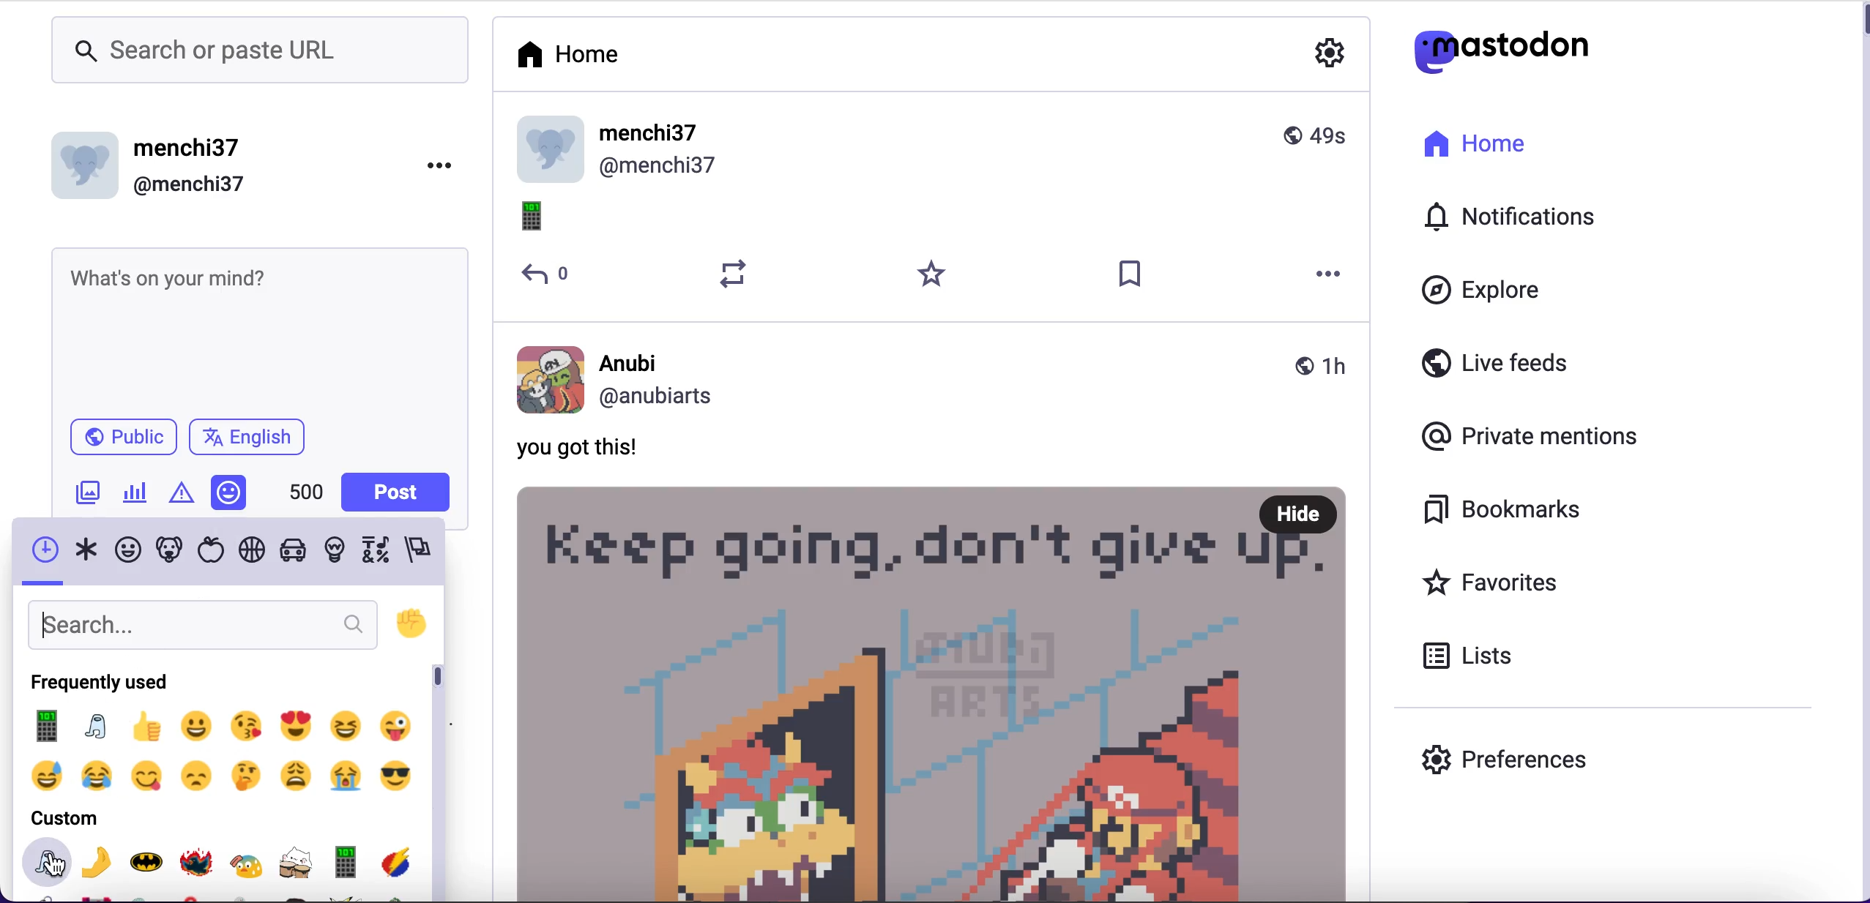 Image resolution: width=1870 pixels, height=903 pixels. Describe the element at coordinates (934, 275) in the screenshot. I see `favorites` at that location.